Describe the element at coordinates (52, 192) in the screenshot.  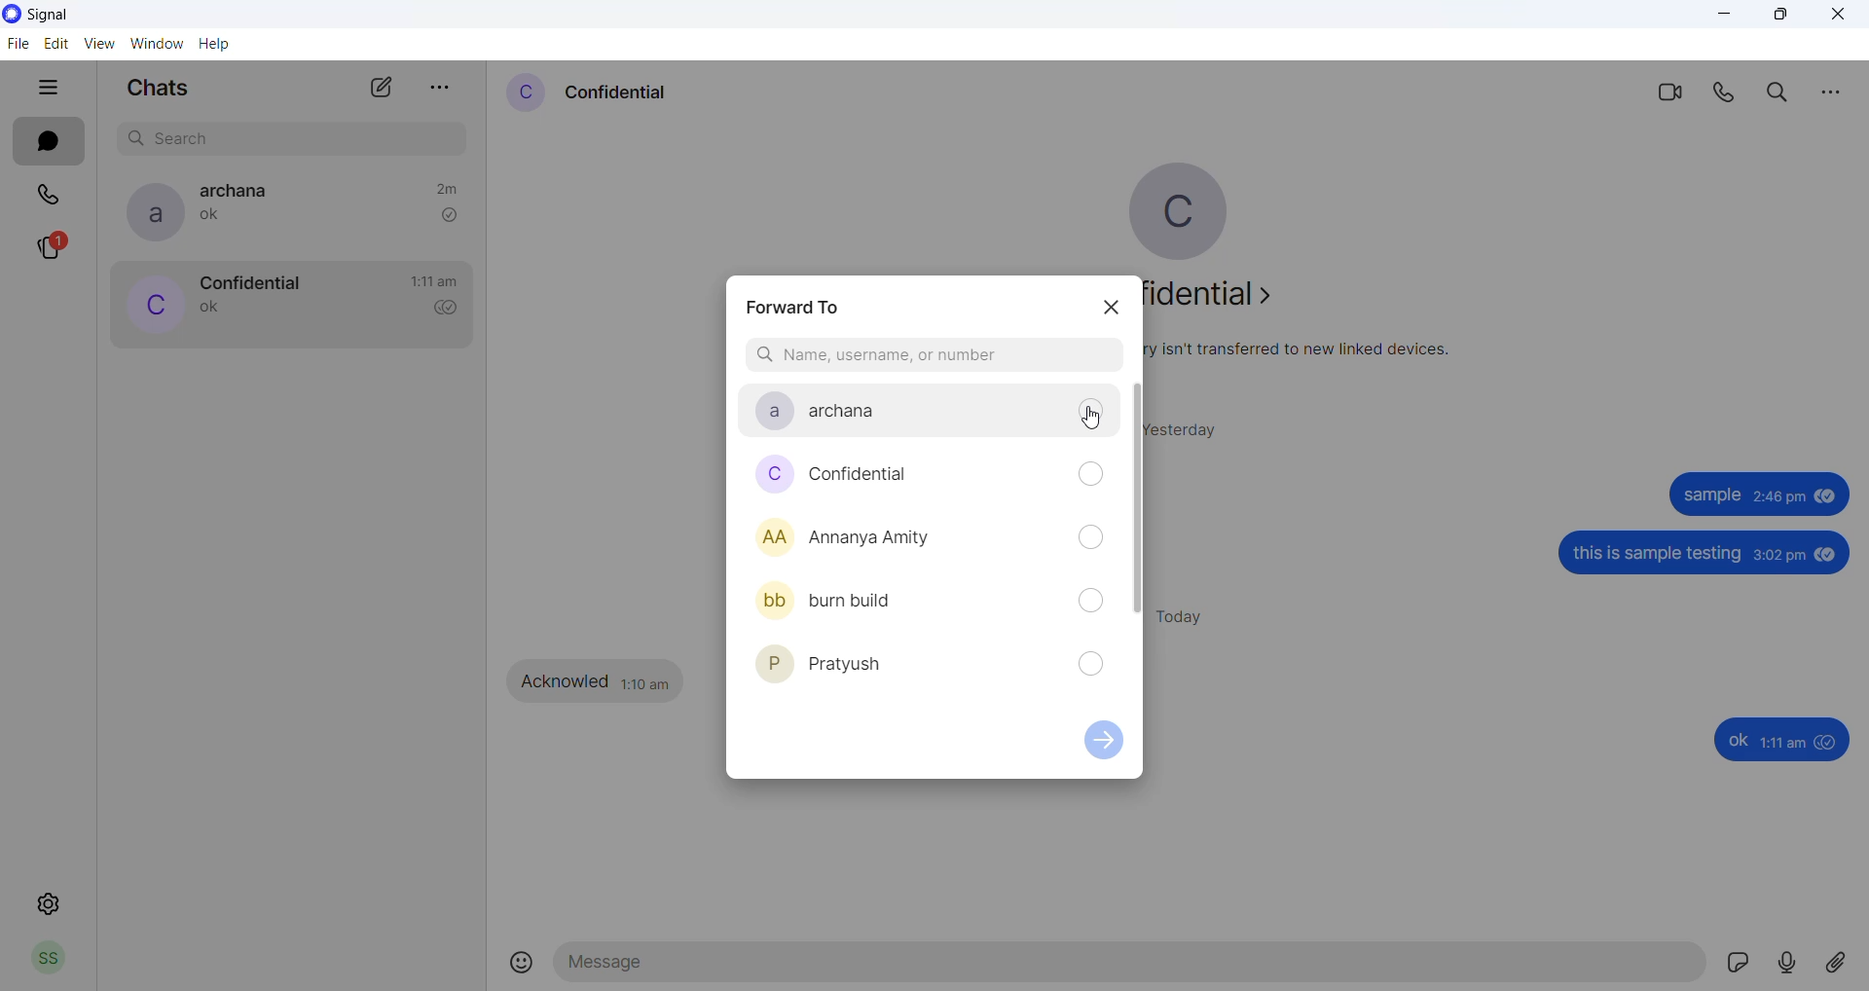
I see `calls` at that location.